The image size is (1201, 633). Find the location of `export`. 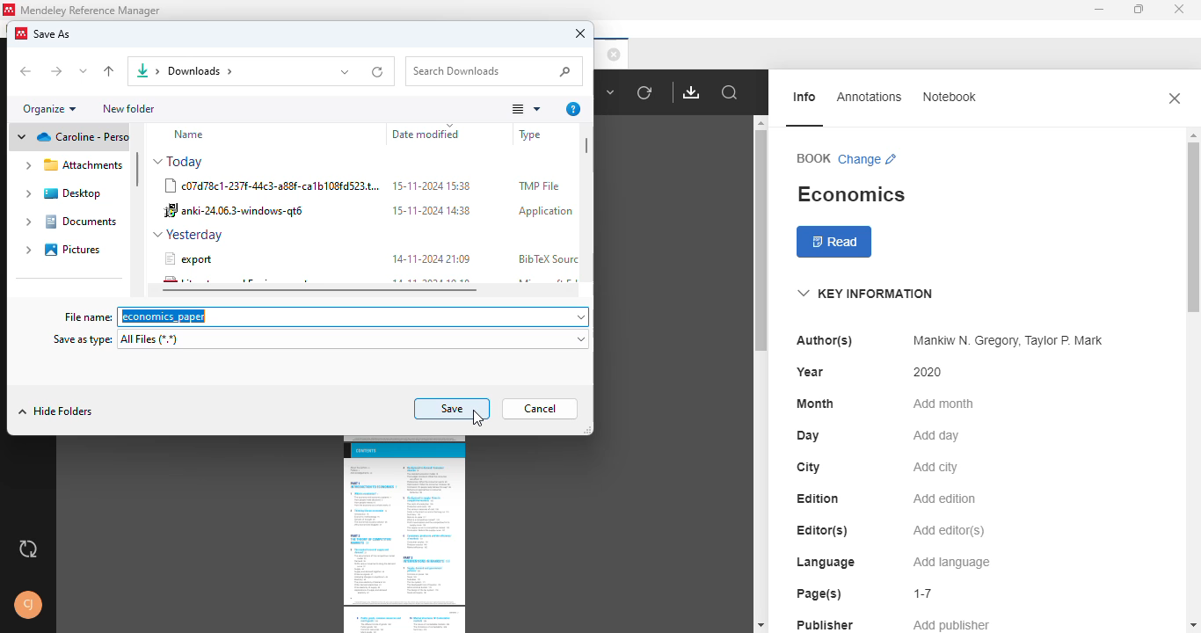

export is located at coordinates (188, 258).